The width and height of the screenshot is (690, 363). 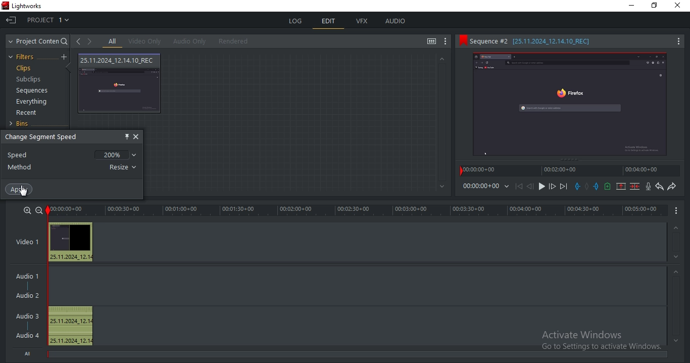 What do you see at coordinates (396, 21) in the screenshot?
I see `audio` at bounding box center [396, 21].